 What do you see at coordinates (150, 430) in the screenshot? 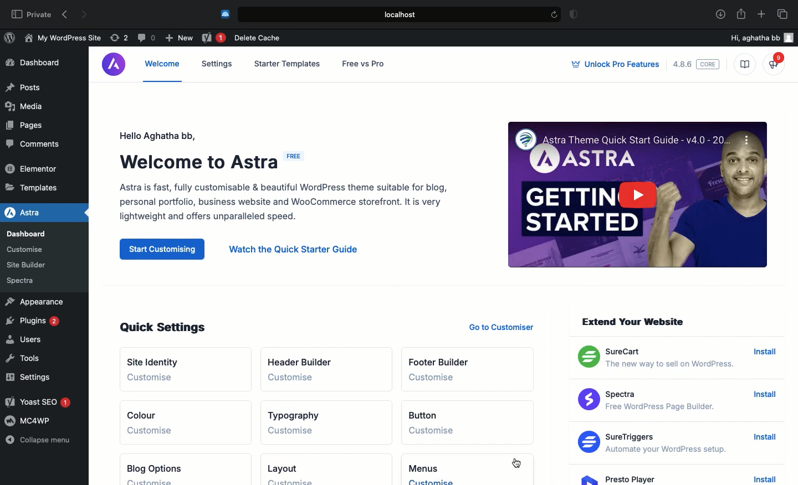
I see `Customize` at bounding box center [150, 430].